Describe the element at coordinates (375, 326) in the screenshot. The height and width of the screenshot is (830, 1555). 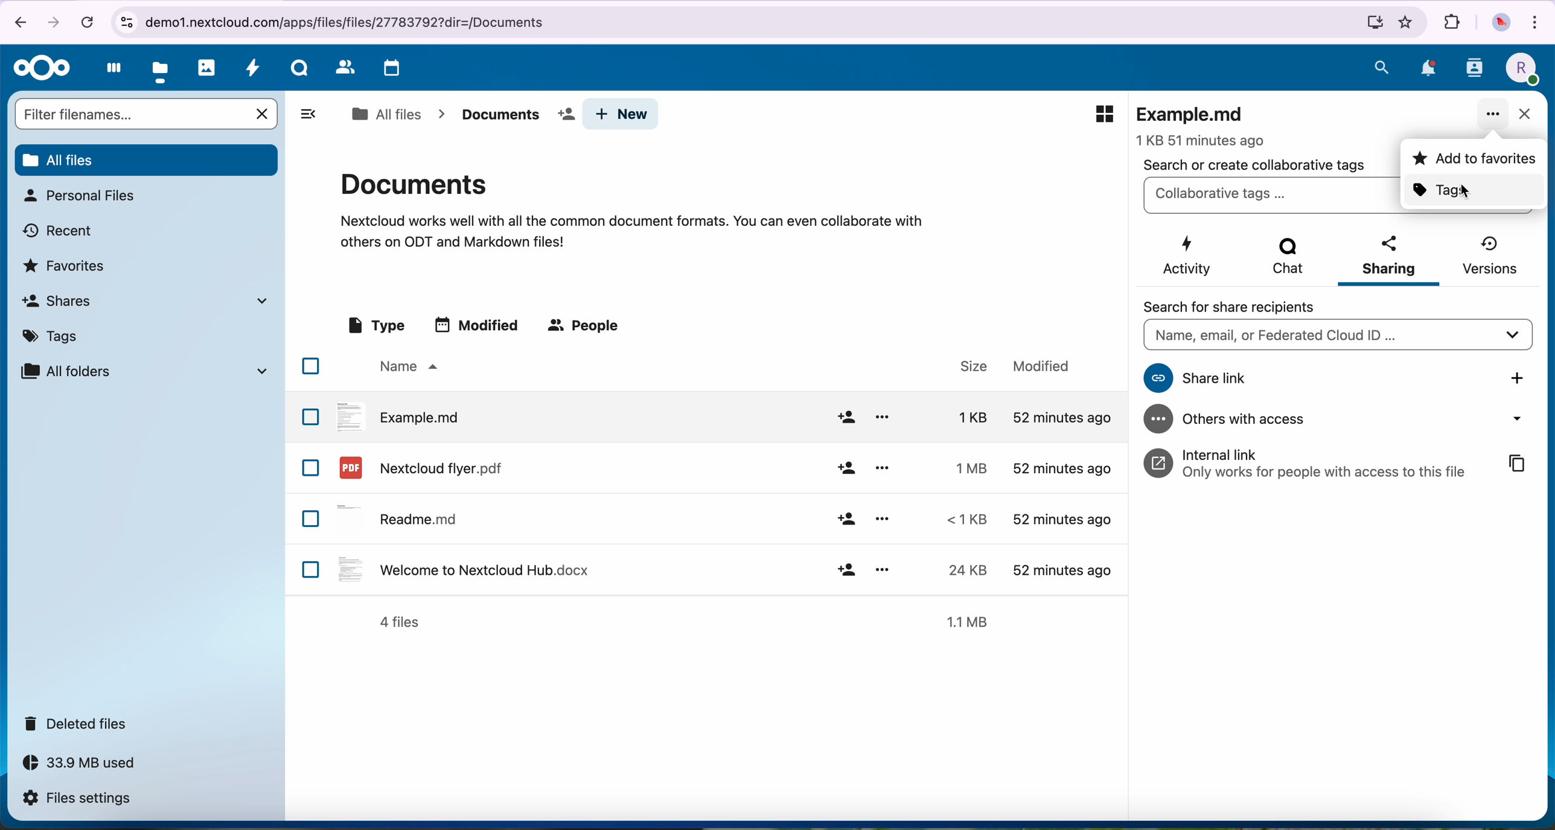
I see `type` at that location.